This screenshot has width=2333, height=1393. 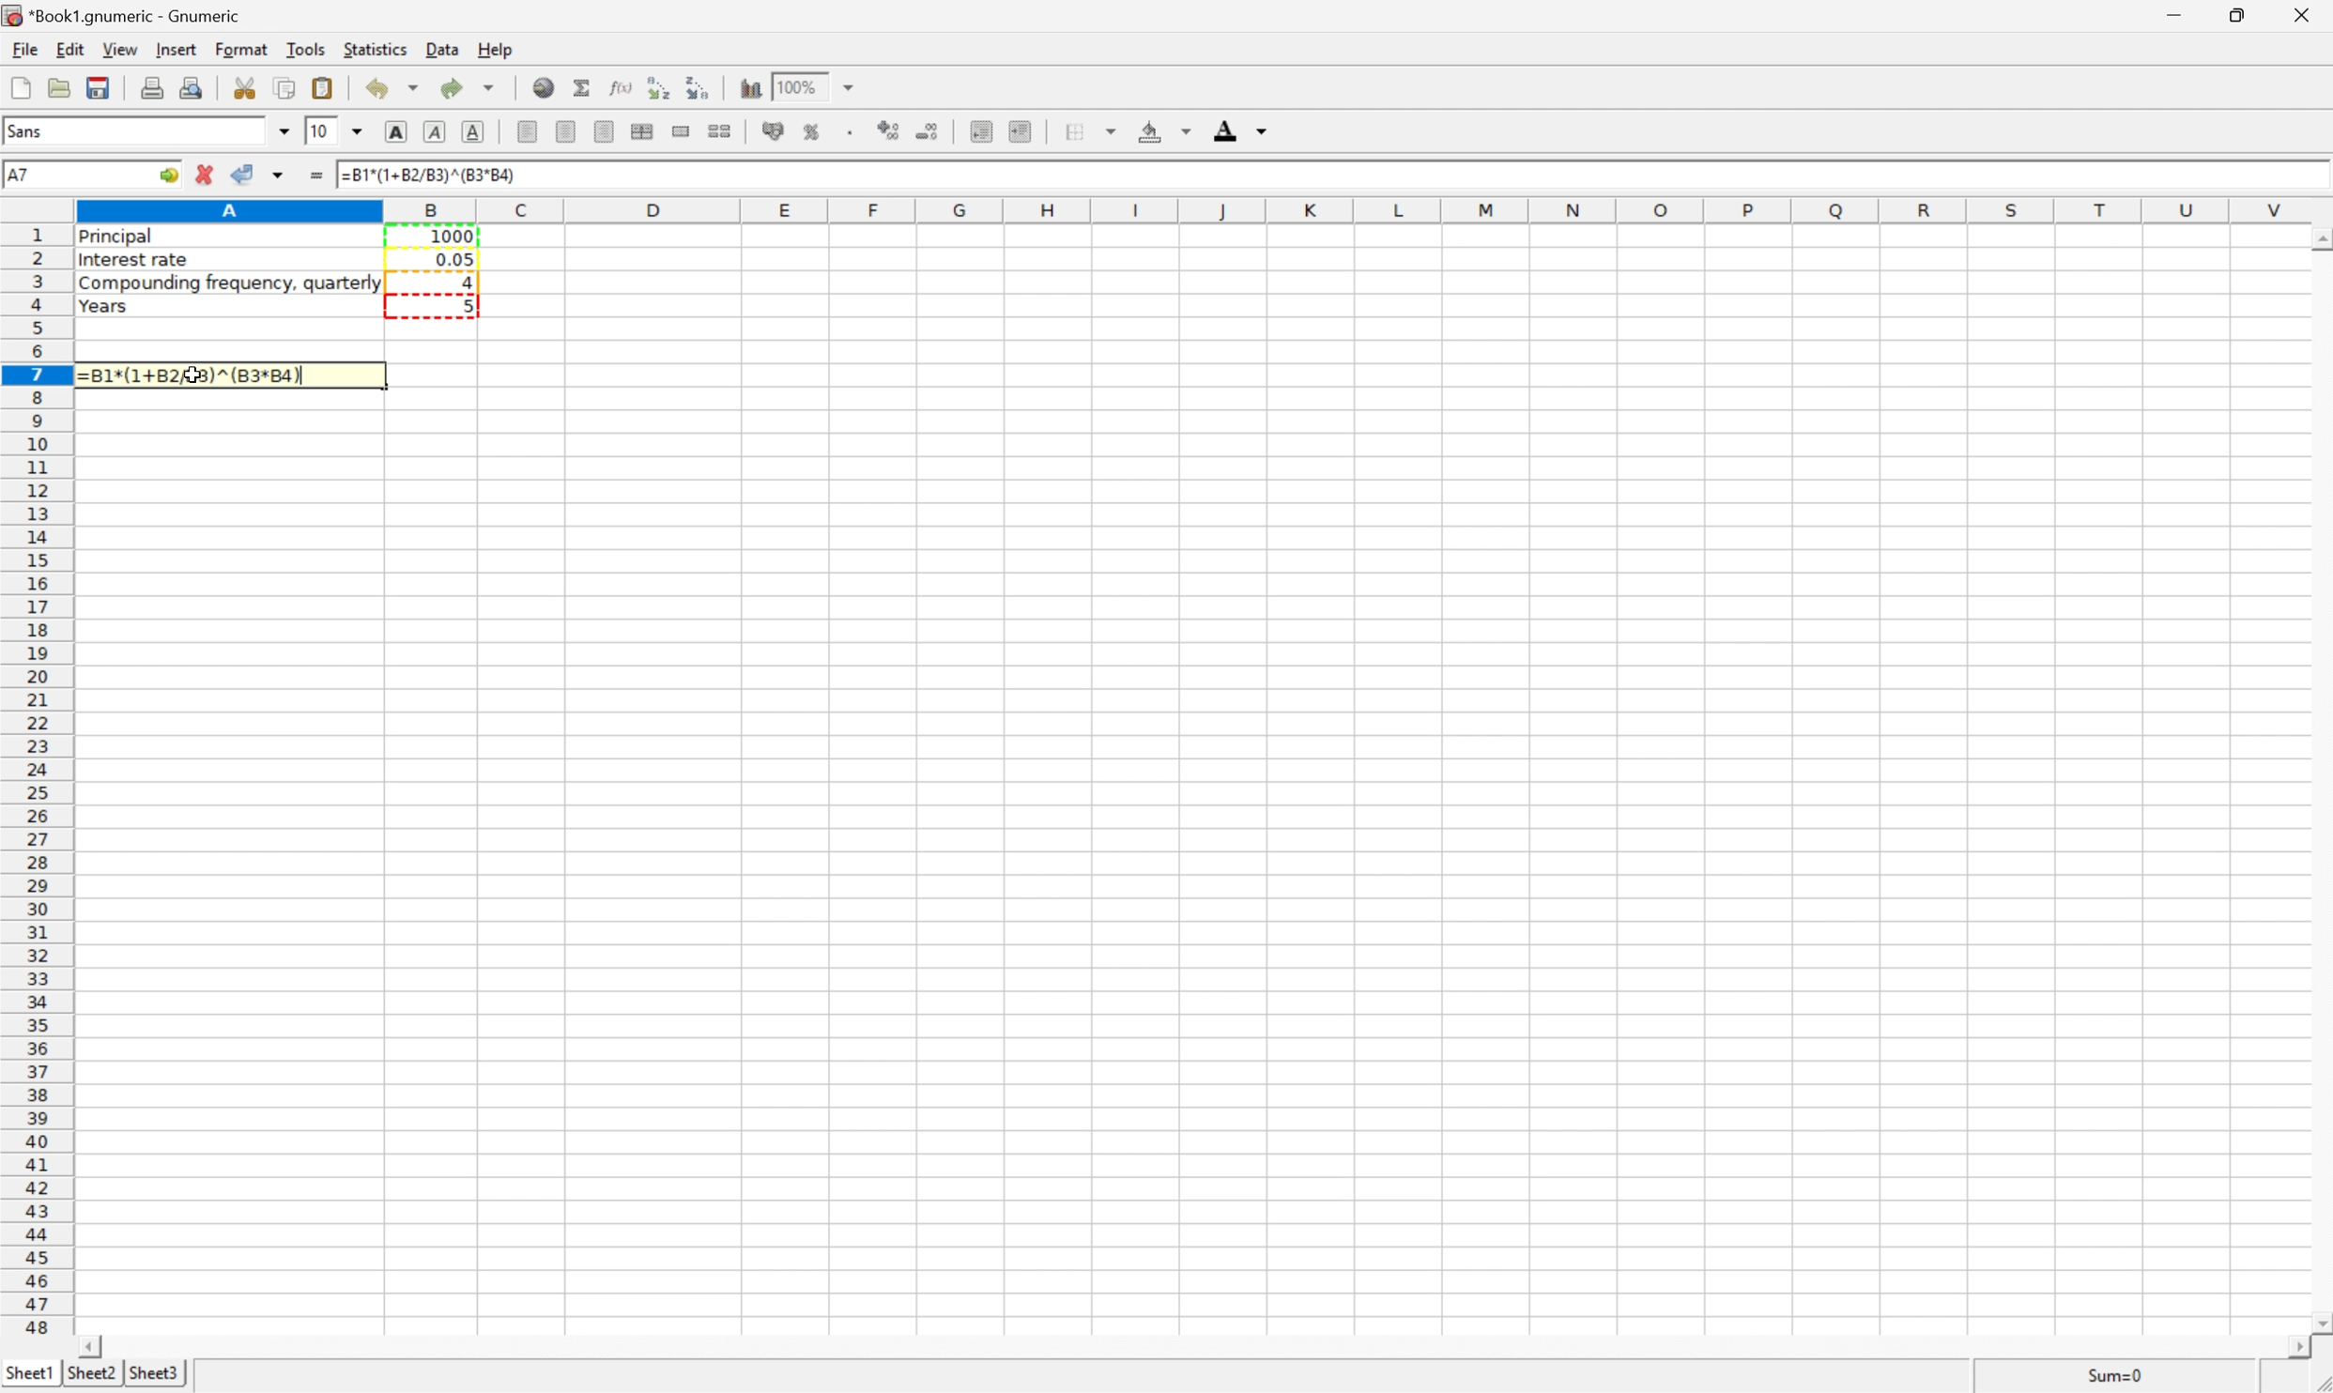 I want to click on drop down, so click(x=359, y=133).